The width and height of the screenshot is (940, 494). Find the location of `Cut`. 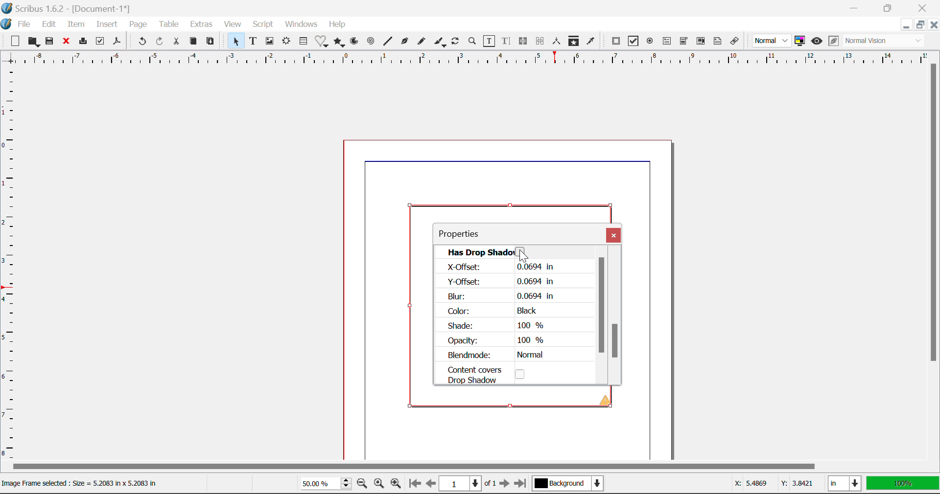

Cut is located at coordinates (176, 42).